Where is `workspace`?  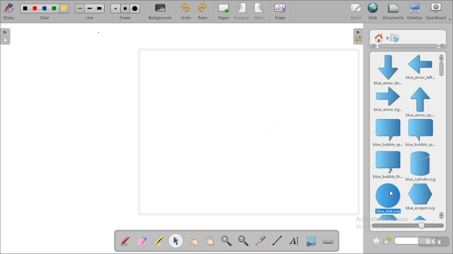
workspace is located at coordinates (248, 132).